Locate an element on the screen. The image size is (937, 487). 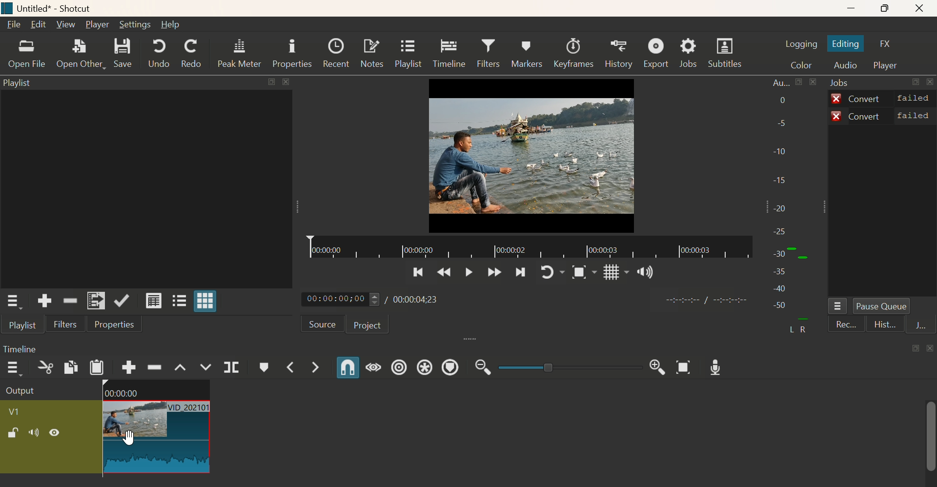
 is located at coordinates (882, 328).